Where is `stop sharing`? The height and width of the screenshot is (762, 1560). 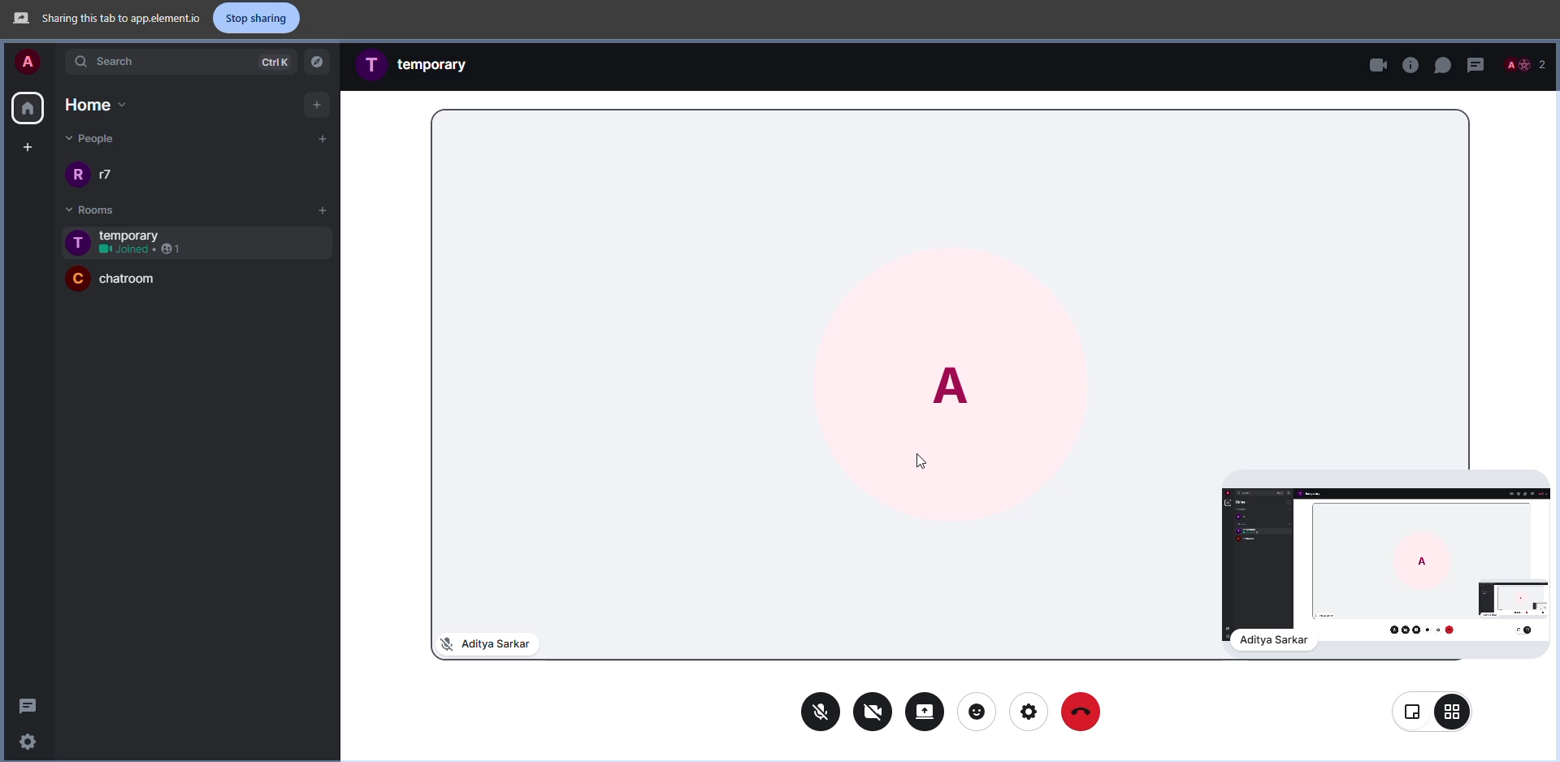 stop sharing is located at coordinates (257, 18).